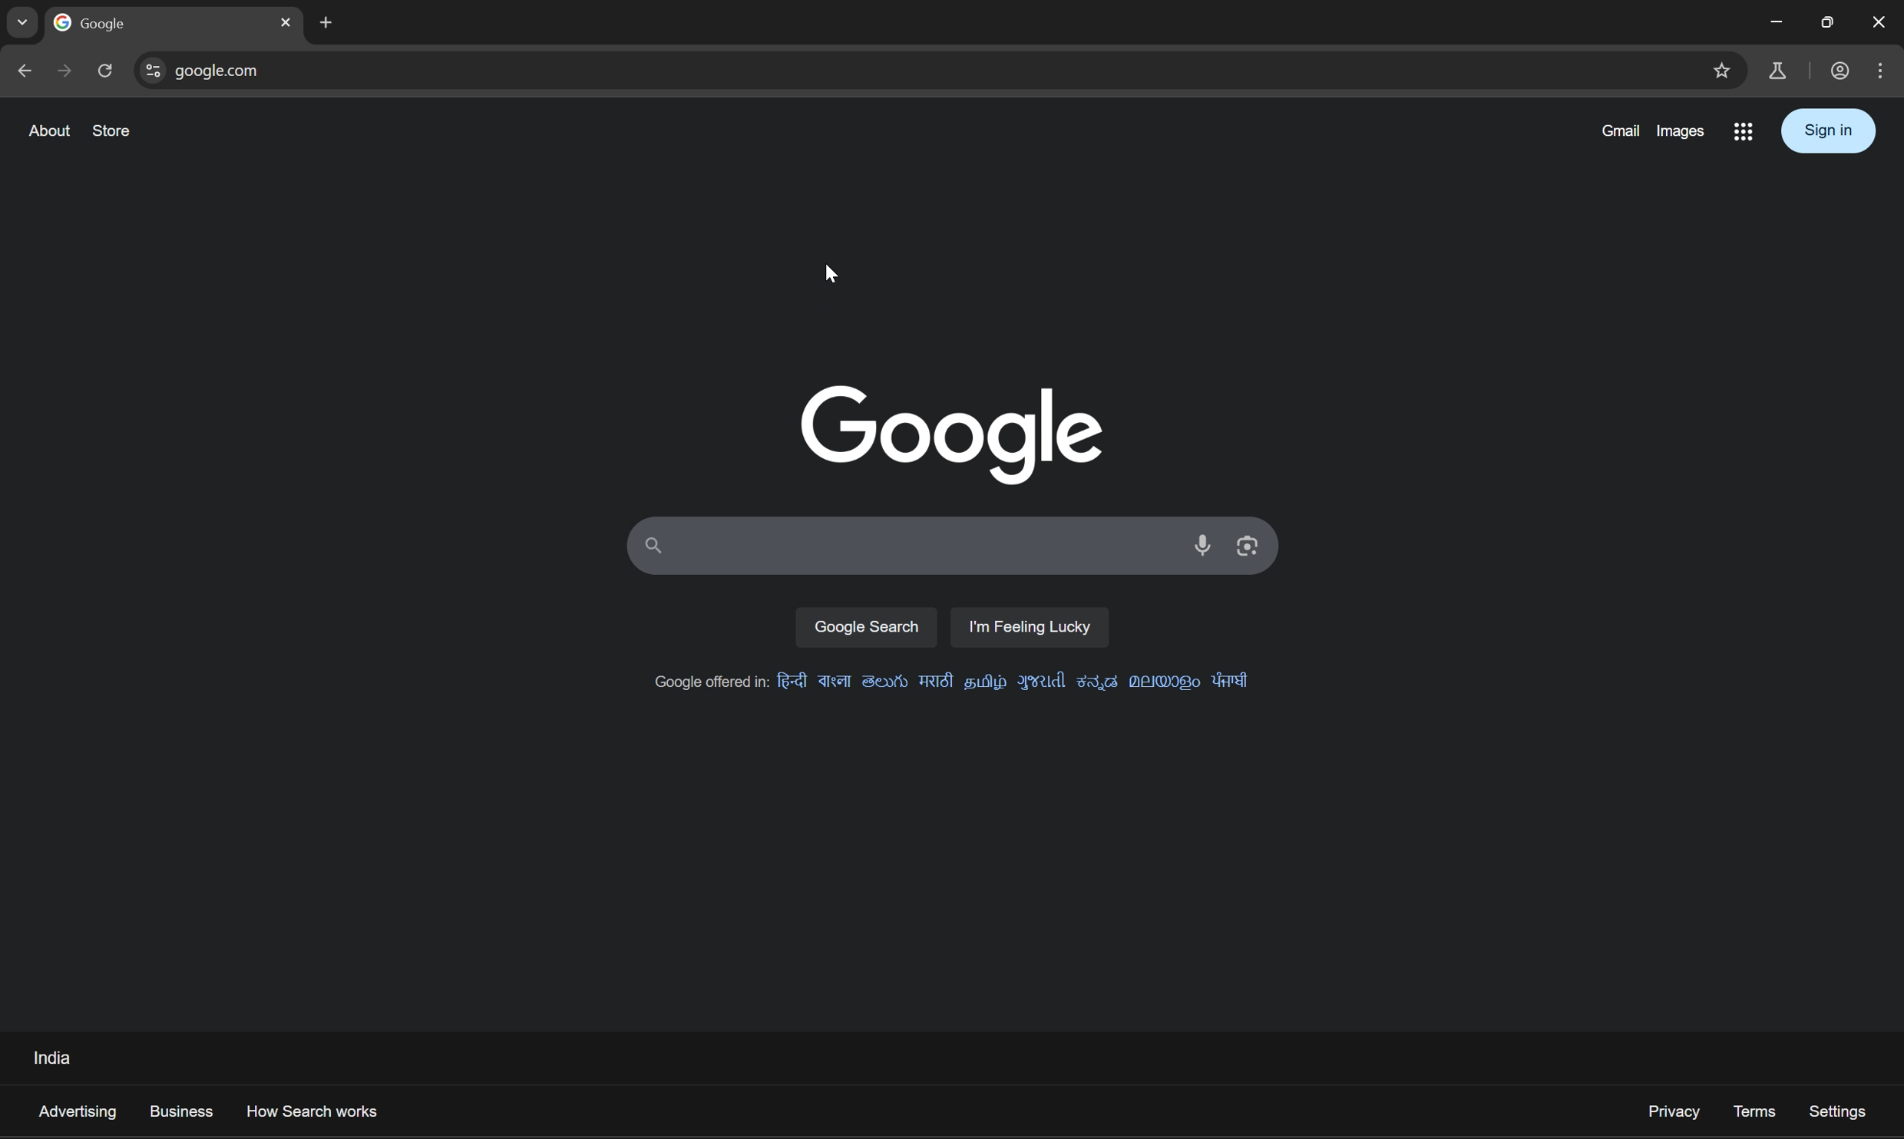  I want to click on how search works, so click(318, 1111).